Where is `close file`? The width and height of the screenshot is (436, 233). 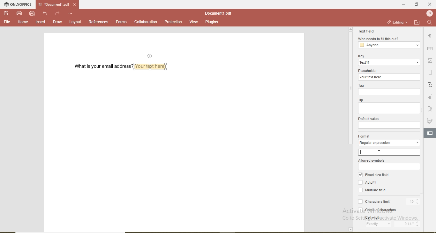
close file is located at coordinates (77, 4).